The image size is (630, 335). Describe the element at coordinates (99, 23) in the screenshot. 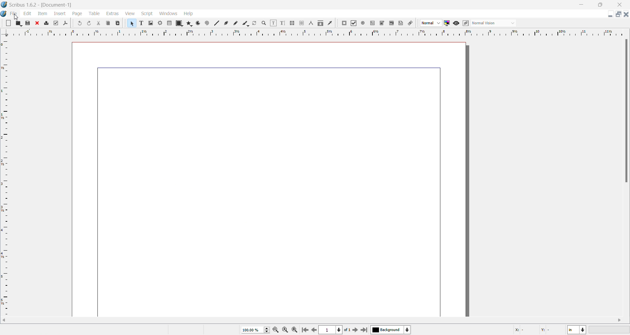

I see `cut` at that location.